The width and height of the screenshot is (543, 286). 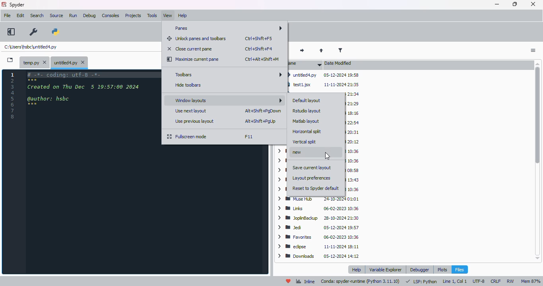 I want to click on Links, so click(x=319, y=209).